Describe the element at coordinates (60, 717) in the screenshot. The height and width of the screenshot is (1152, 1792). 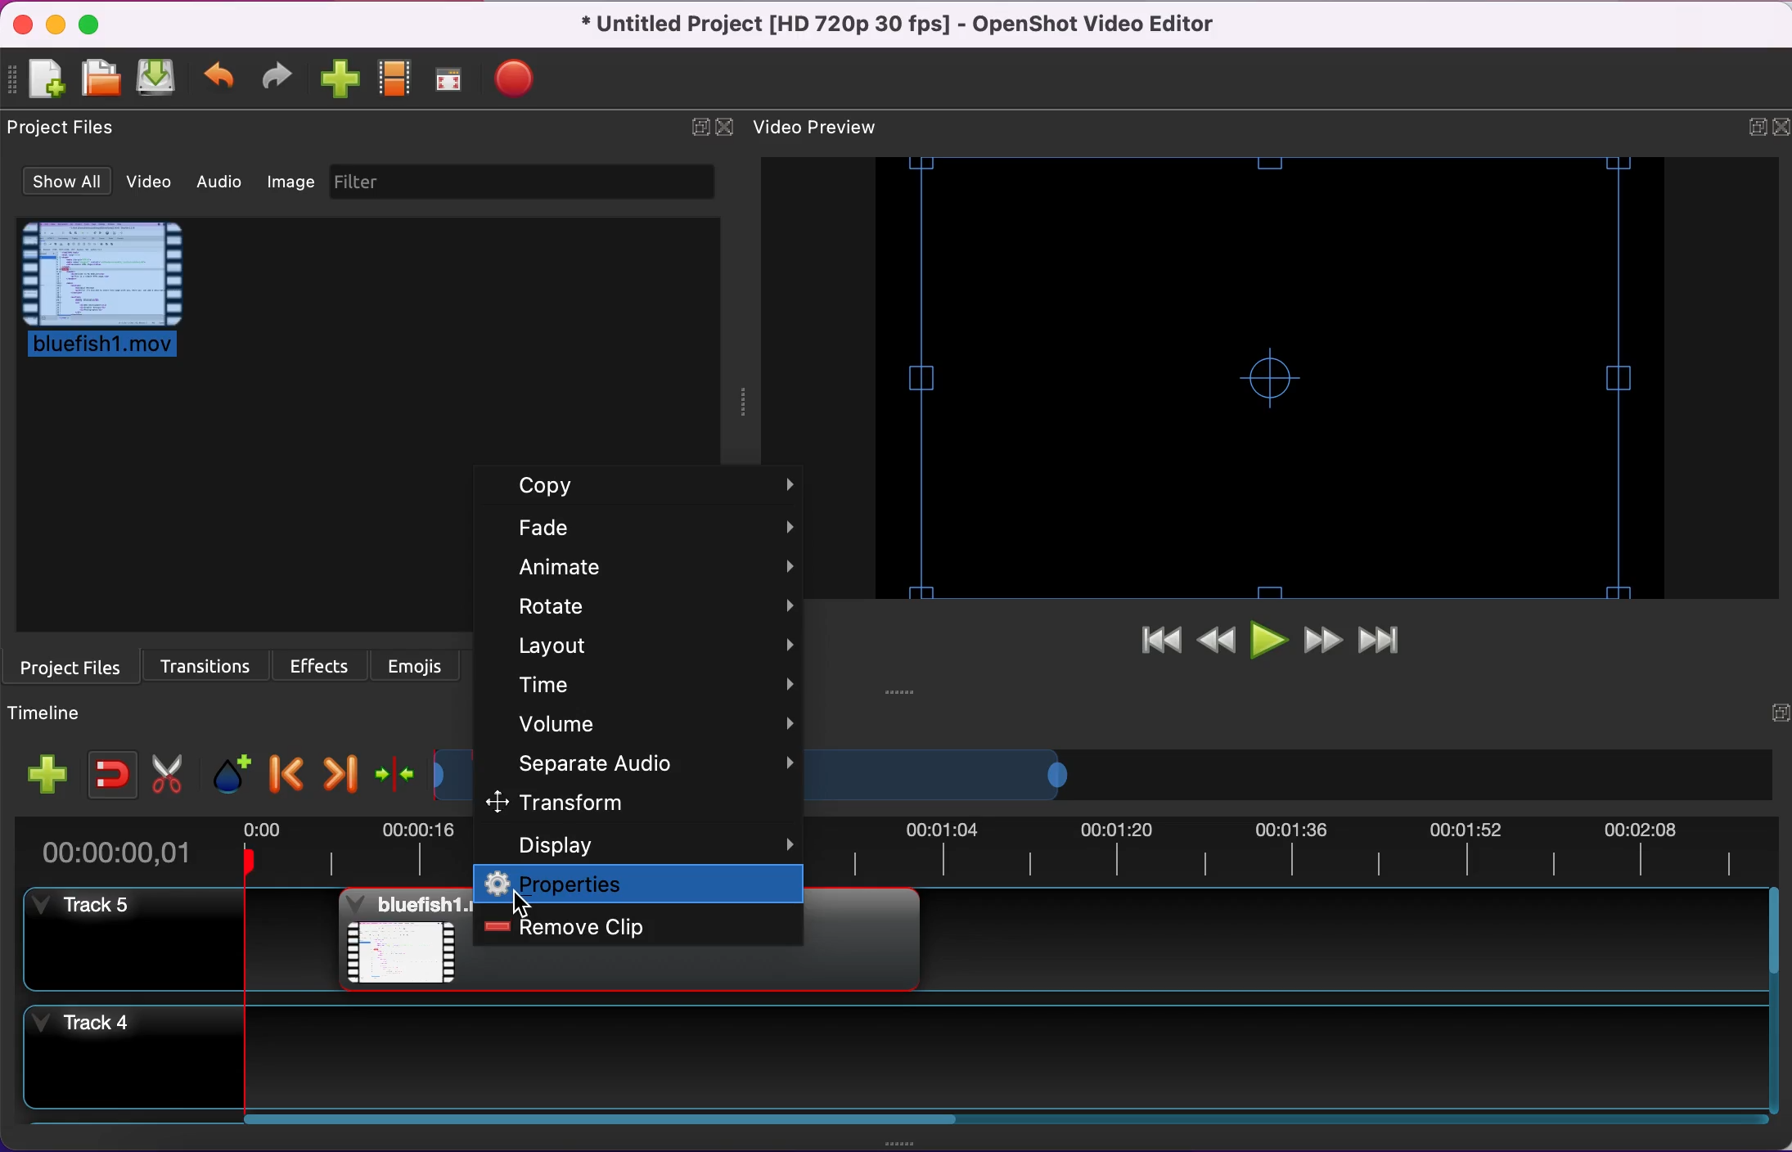
I see `timeline` at that location.